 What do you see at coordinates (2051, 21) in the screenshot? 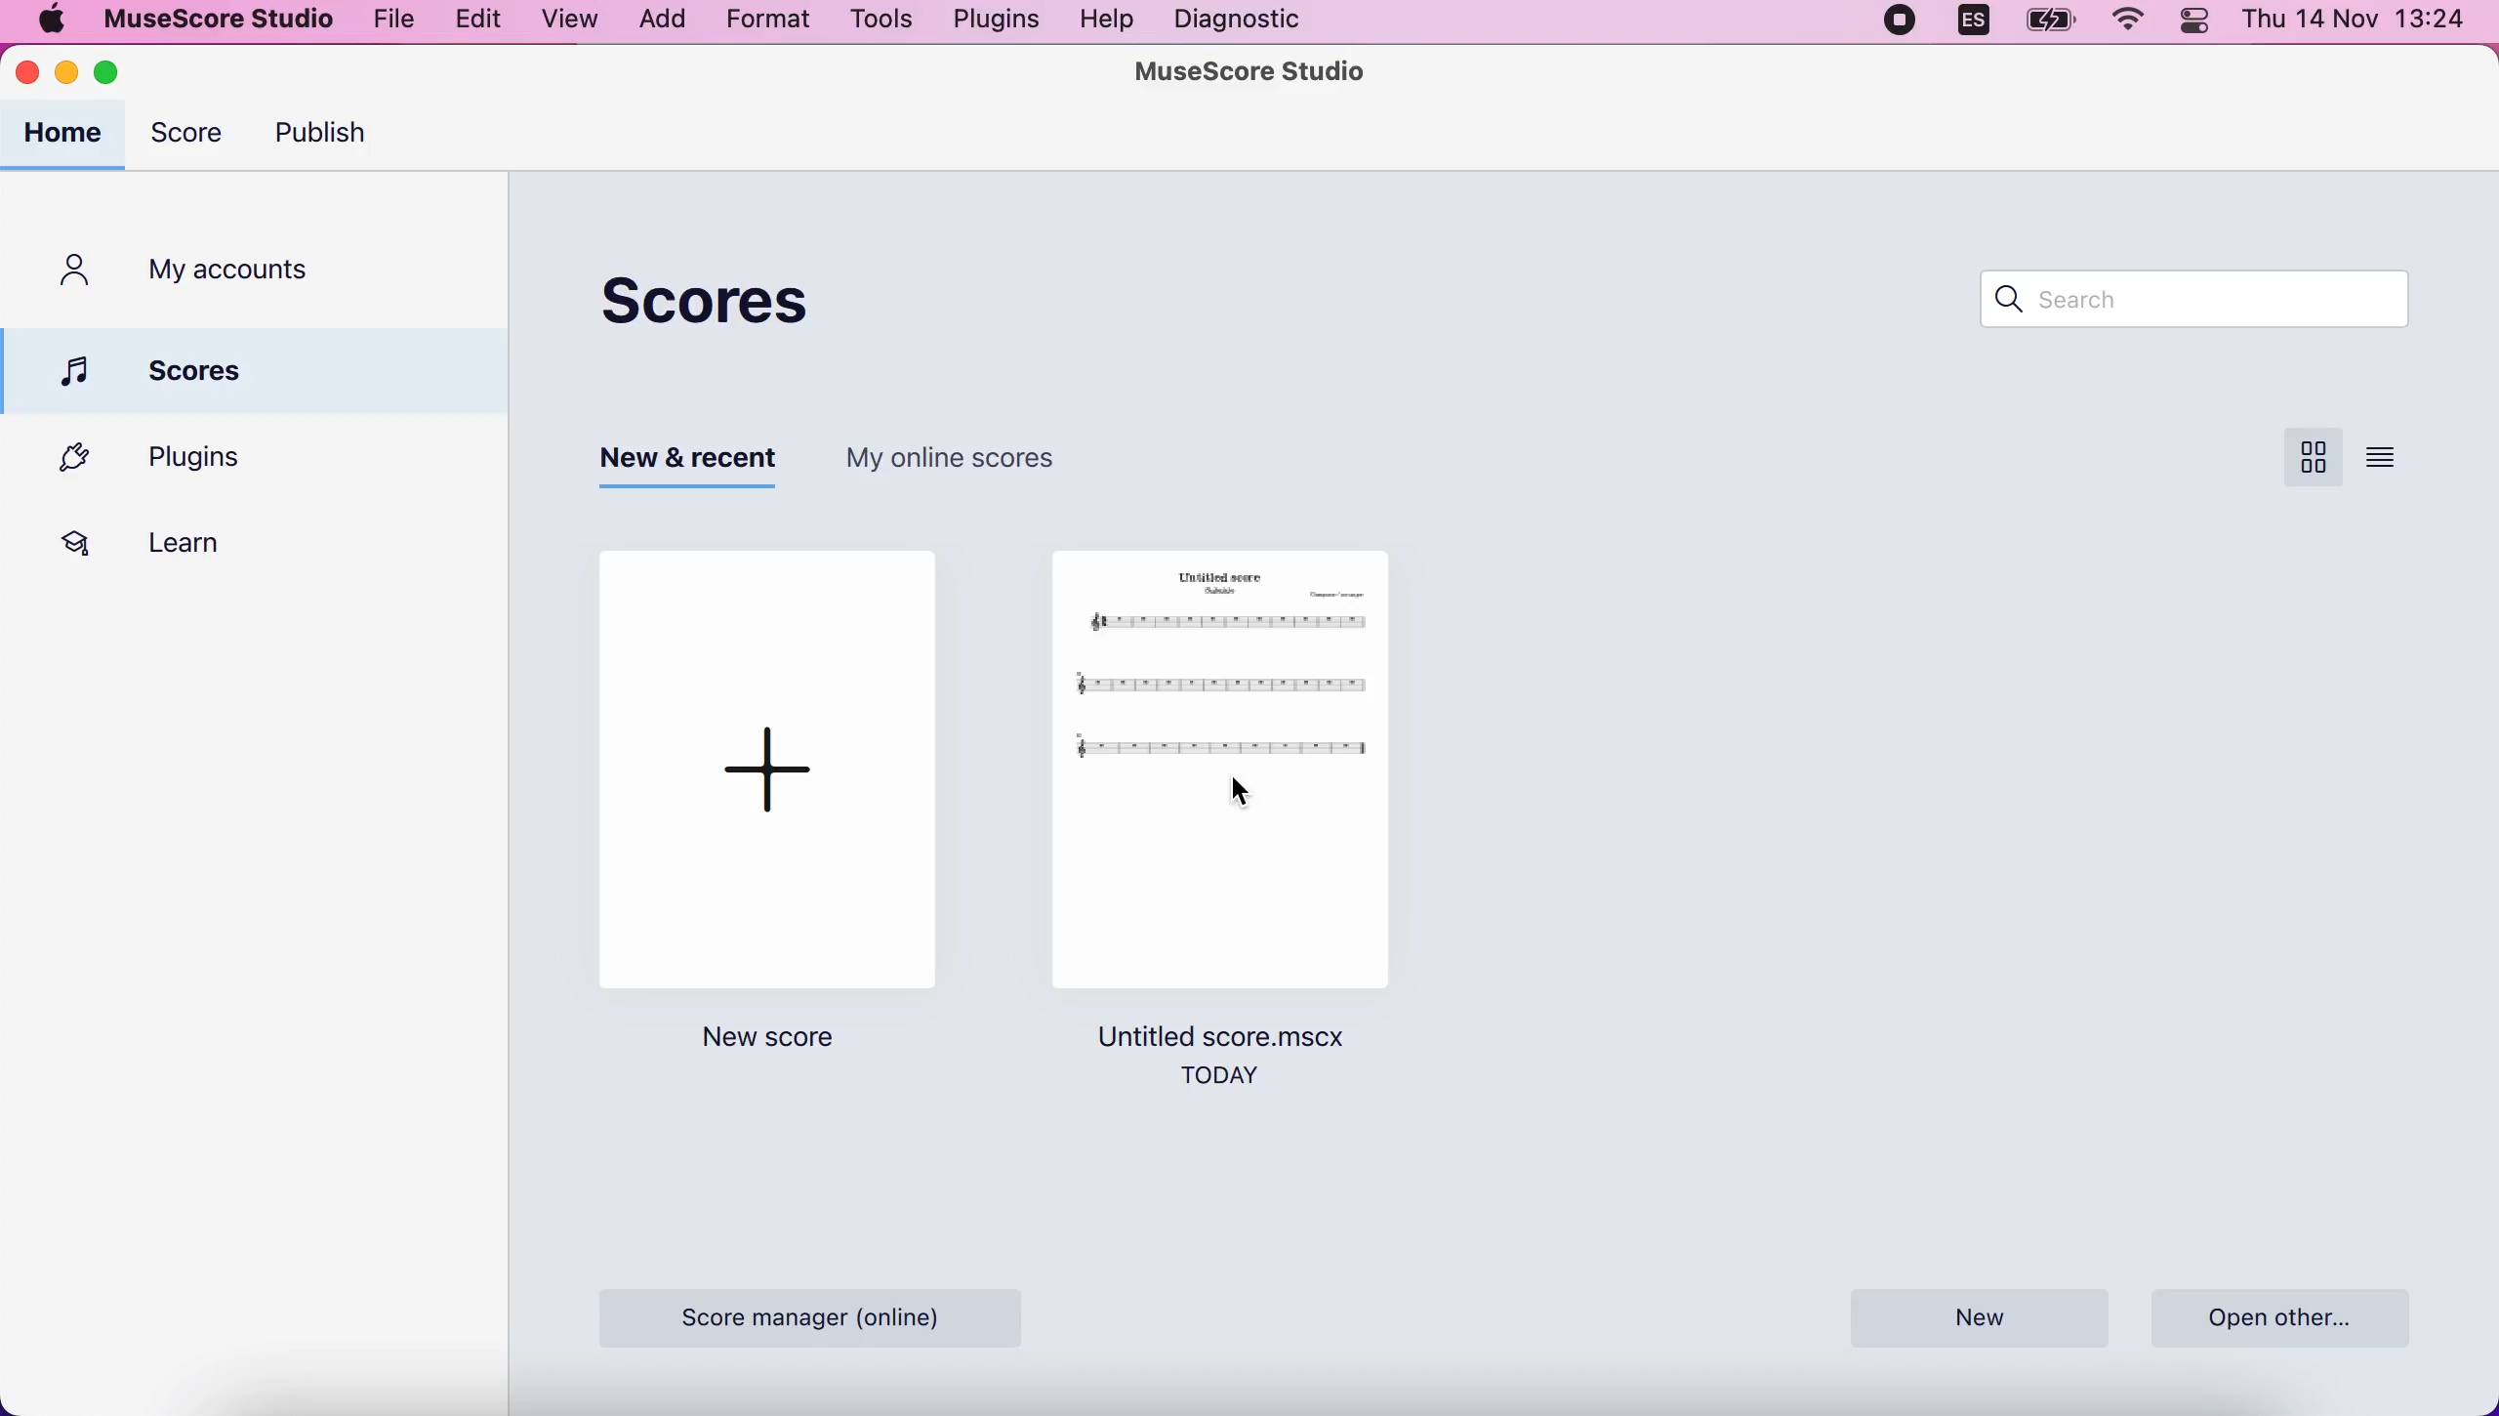
I see `battery` at bounding box center [2051, 21].